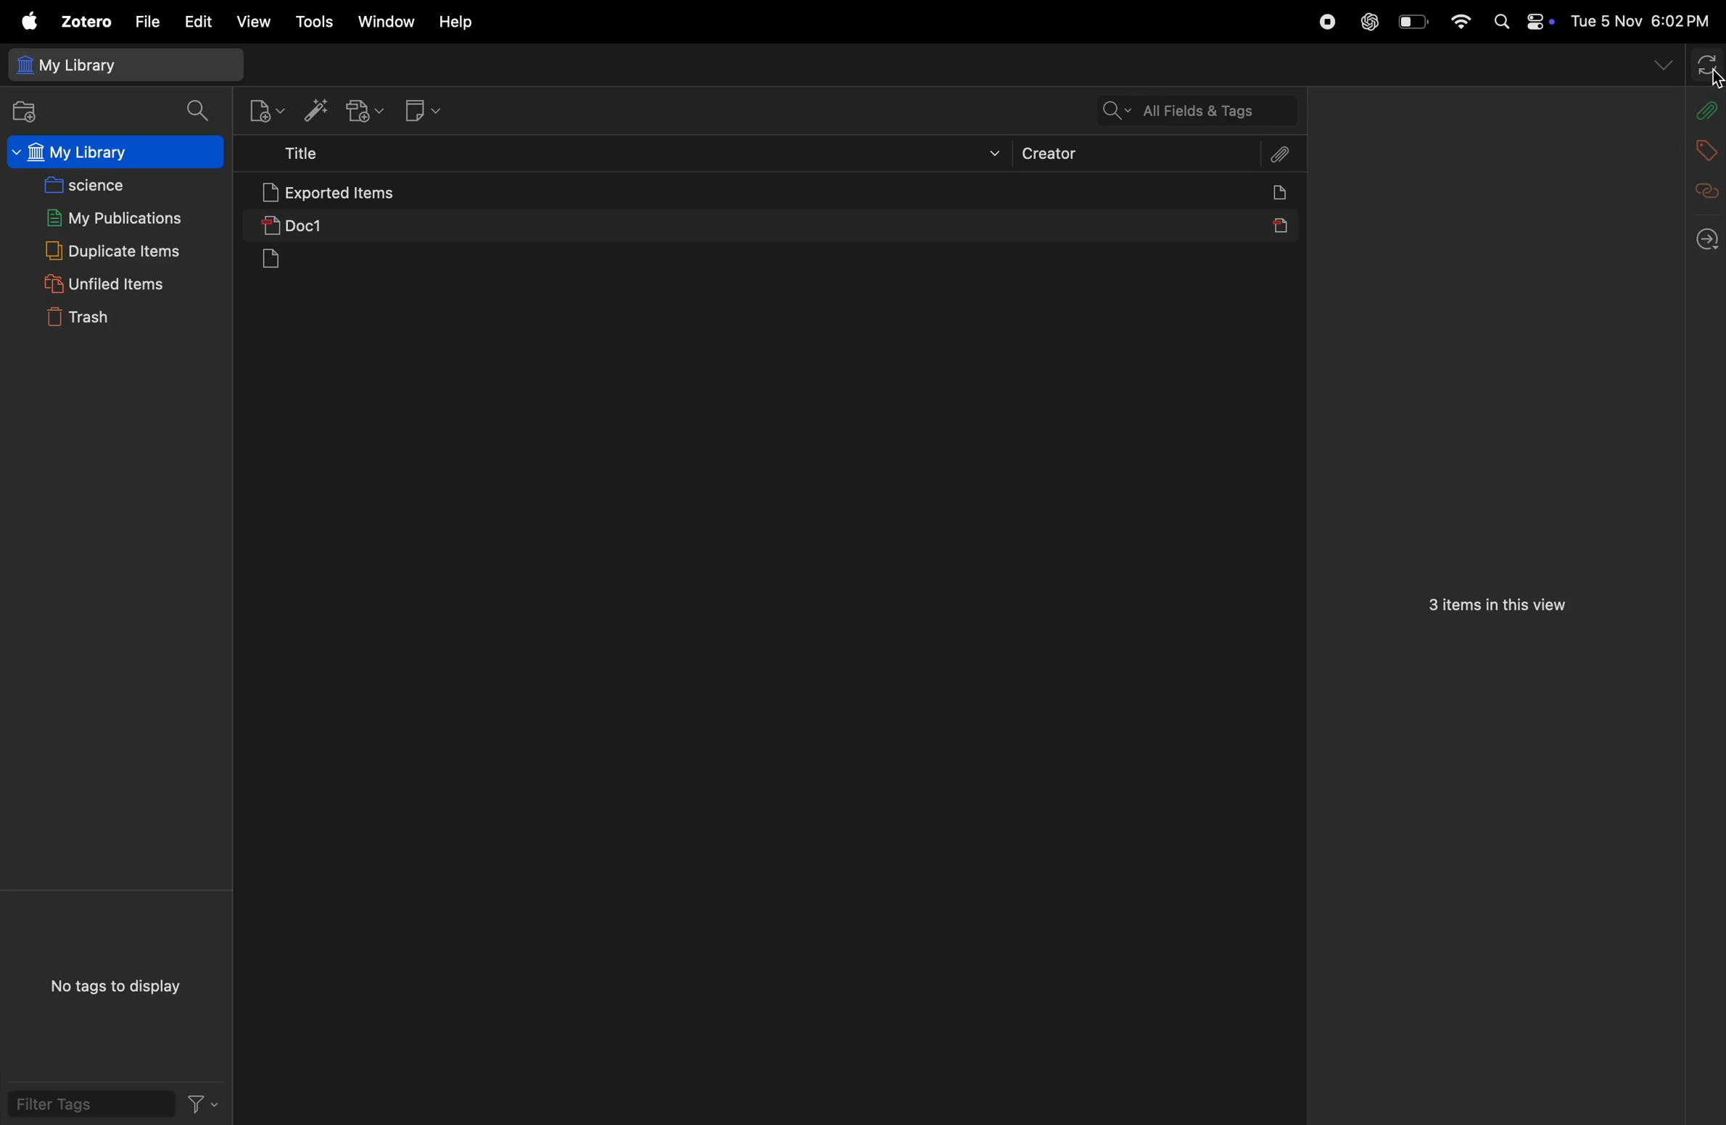  What do you see at coordinates (258, 110) in the screenshot?
I see `new items` at bounding box center [258, 110].